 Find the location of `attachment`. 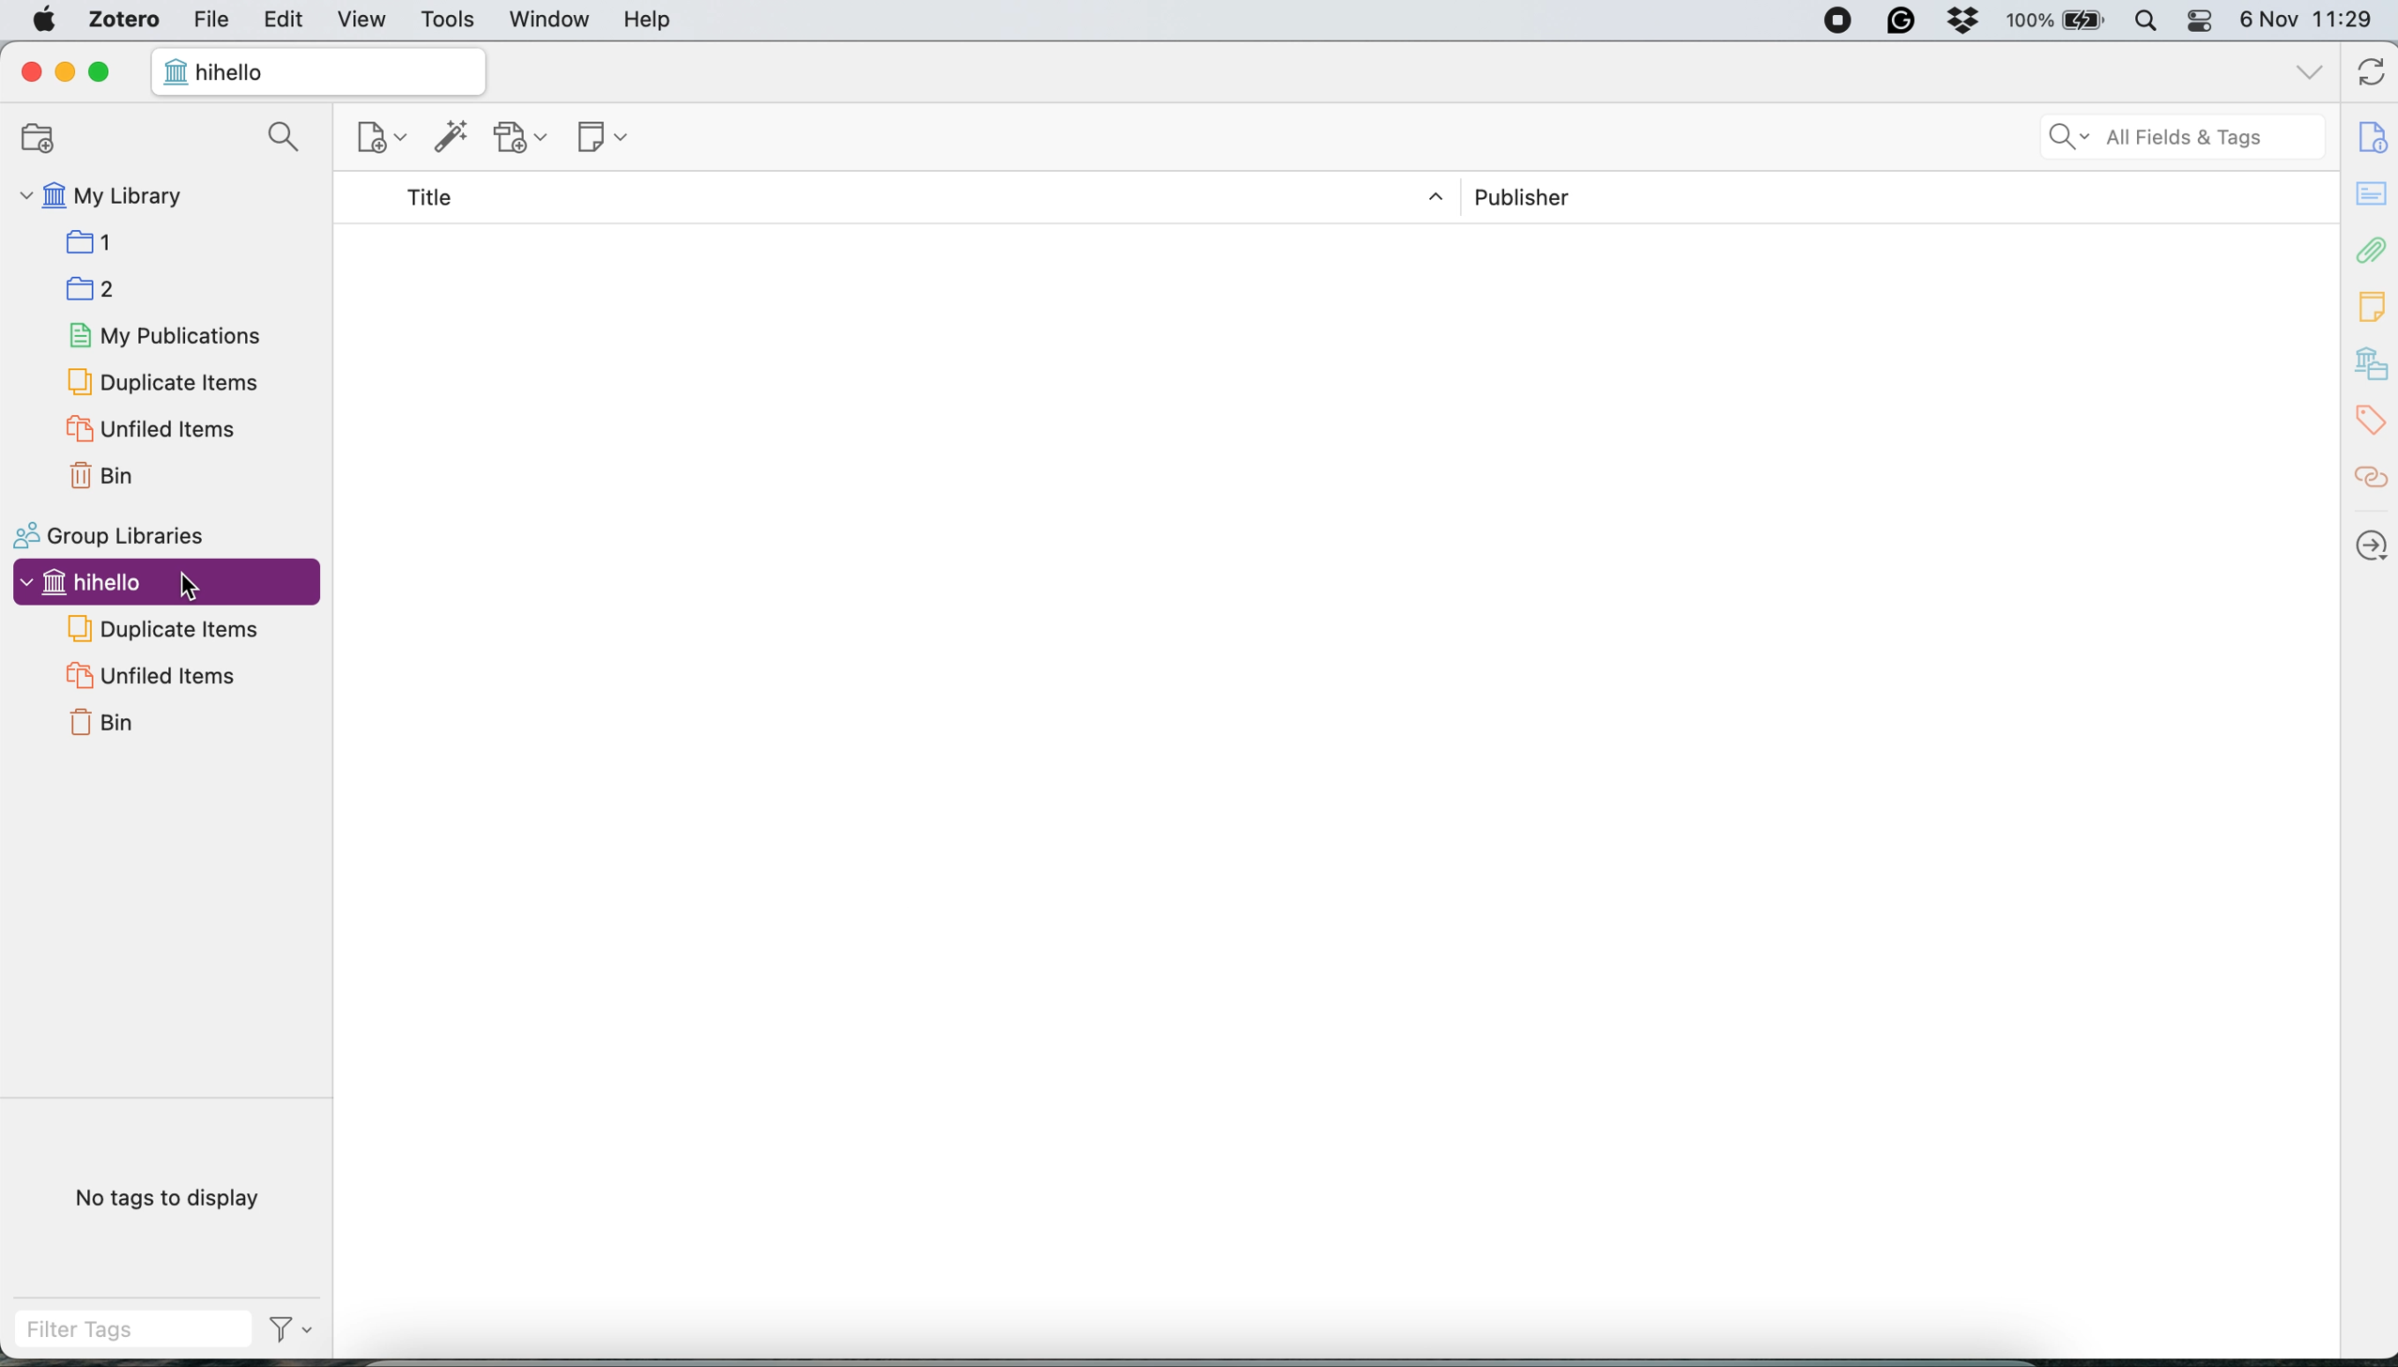

attachment is located at coordinates (2368, 252).